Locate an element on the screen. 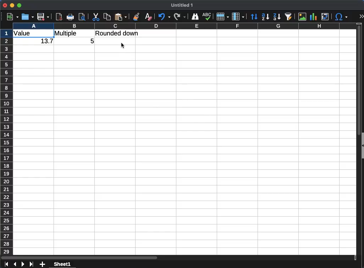  collapse is located at coordinates (362, 145).